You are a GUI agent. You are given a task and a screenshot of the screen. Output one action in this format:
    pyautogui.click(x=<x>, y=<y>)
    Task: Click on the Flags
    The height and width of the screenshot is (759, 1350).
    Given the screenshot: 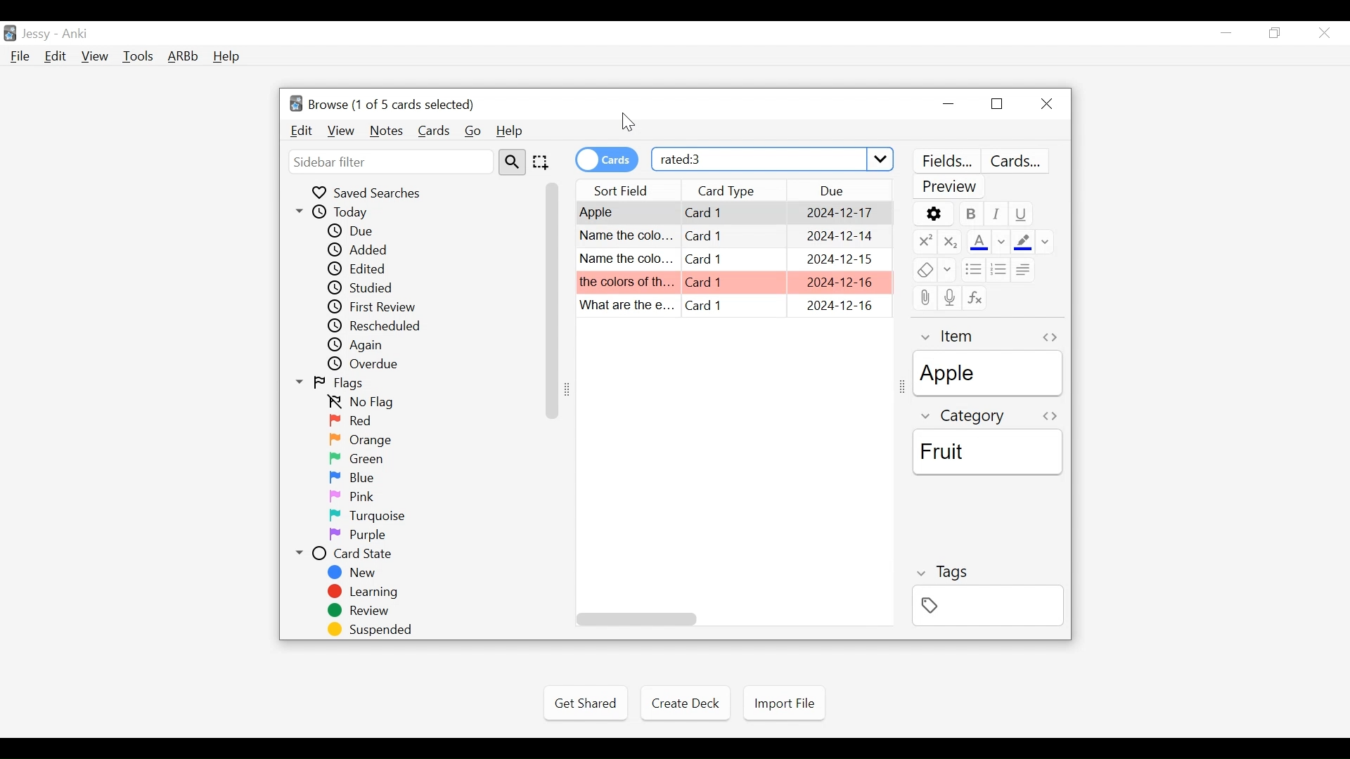 What is the action you would take?
    pyautogui.click(x=339, y=384)
    